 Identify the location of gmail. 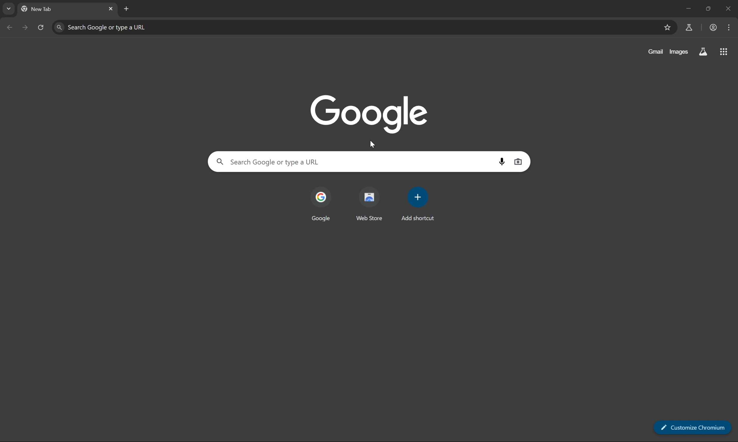
(656, 51).